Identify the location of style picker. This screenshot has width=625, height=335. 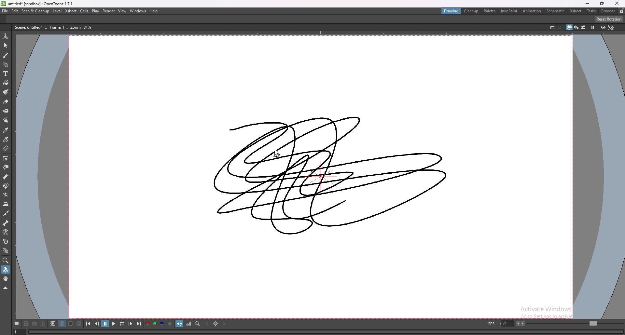
(6, 130).